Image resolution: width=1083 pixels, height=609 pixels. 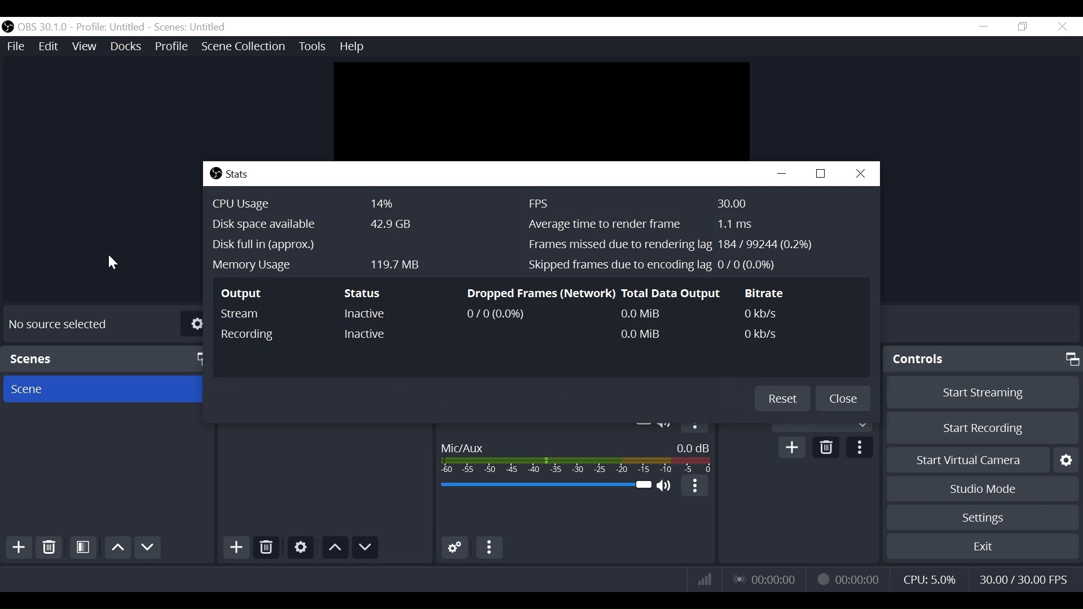 I want to click on Settings, so click(x=983, y=517).